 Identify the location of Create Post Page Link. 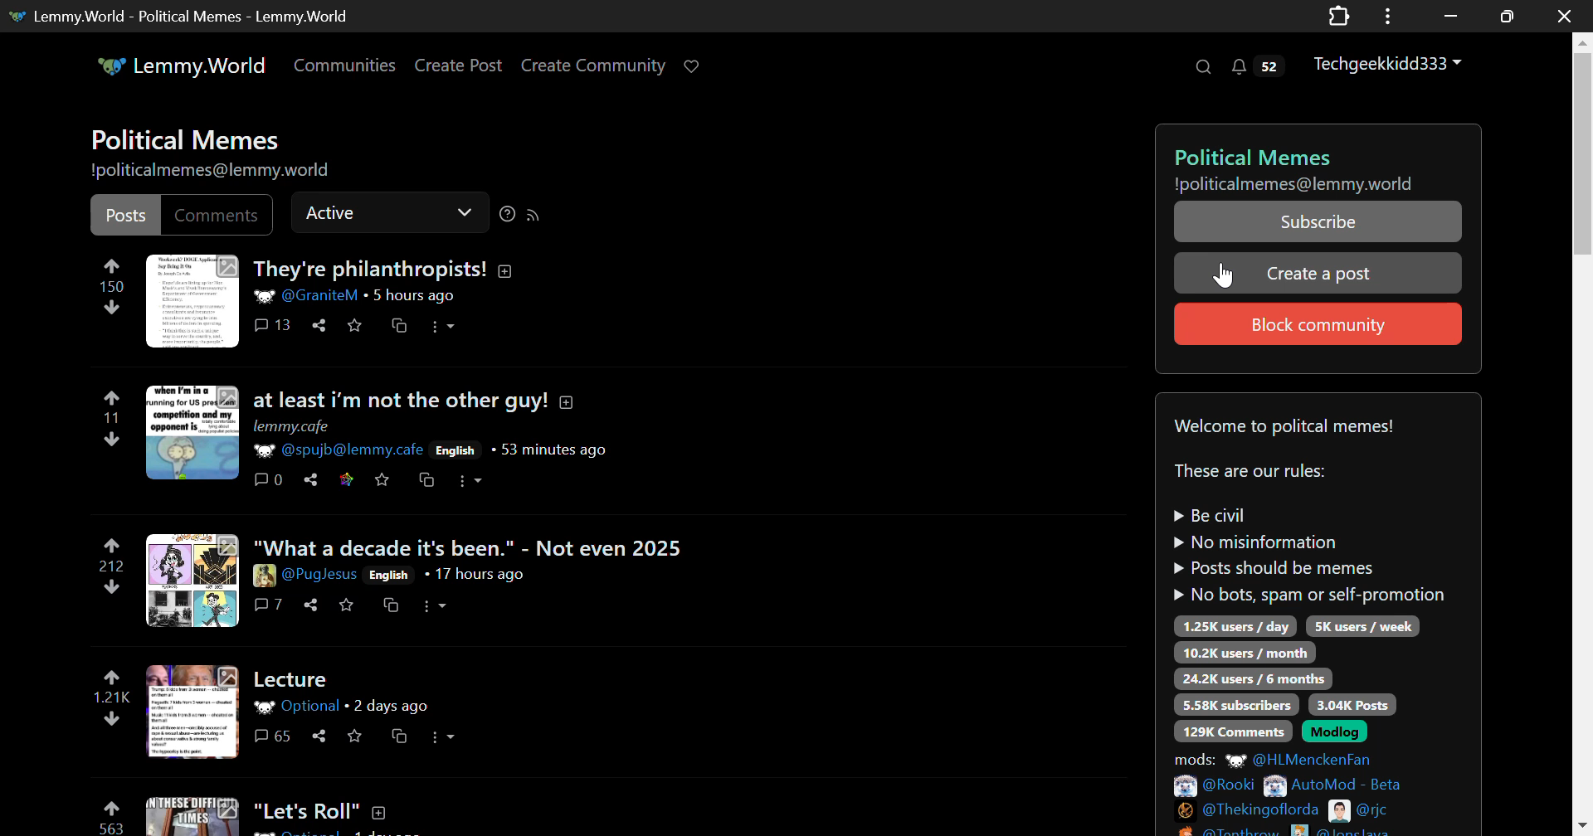
(458, 66).